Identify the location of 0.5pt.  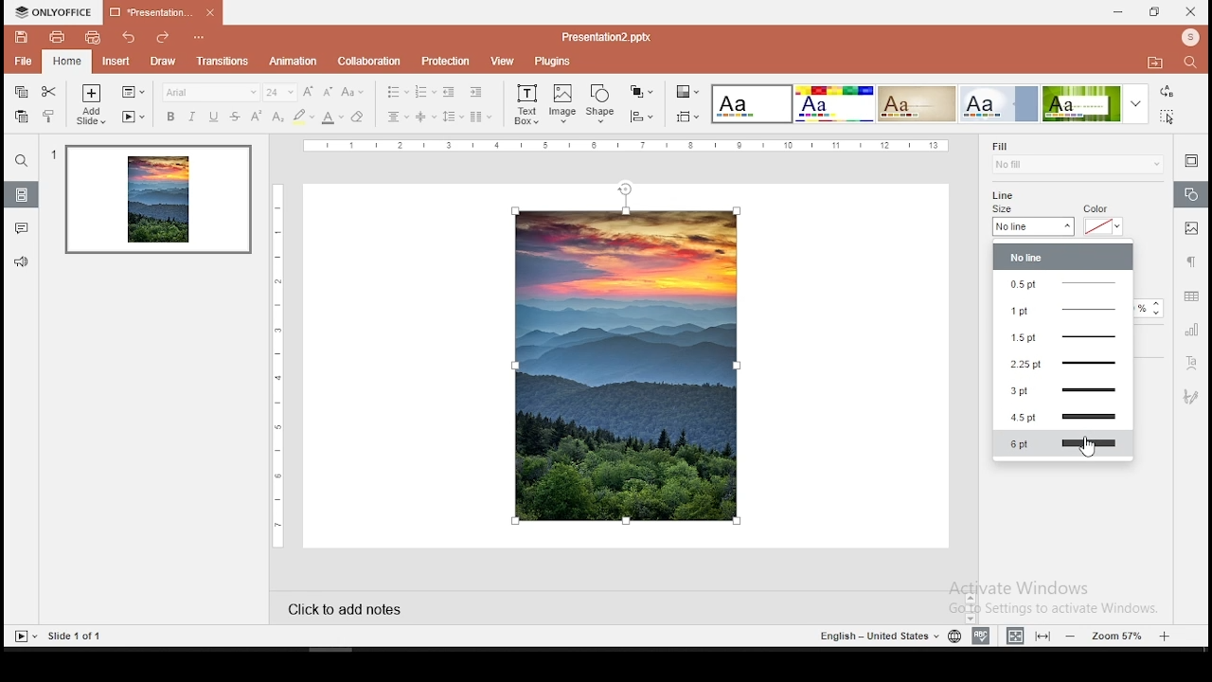
(1063, 283).